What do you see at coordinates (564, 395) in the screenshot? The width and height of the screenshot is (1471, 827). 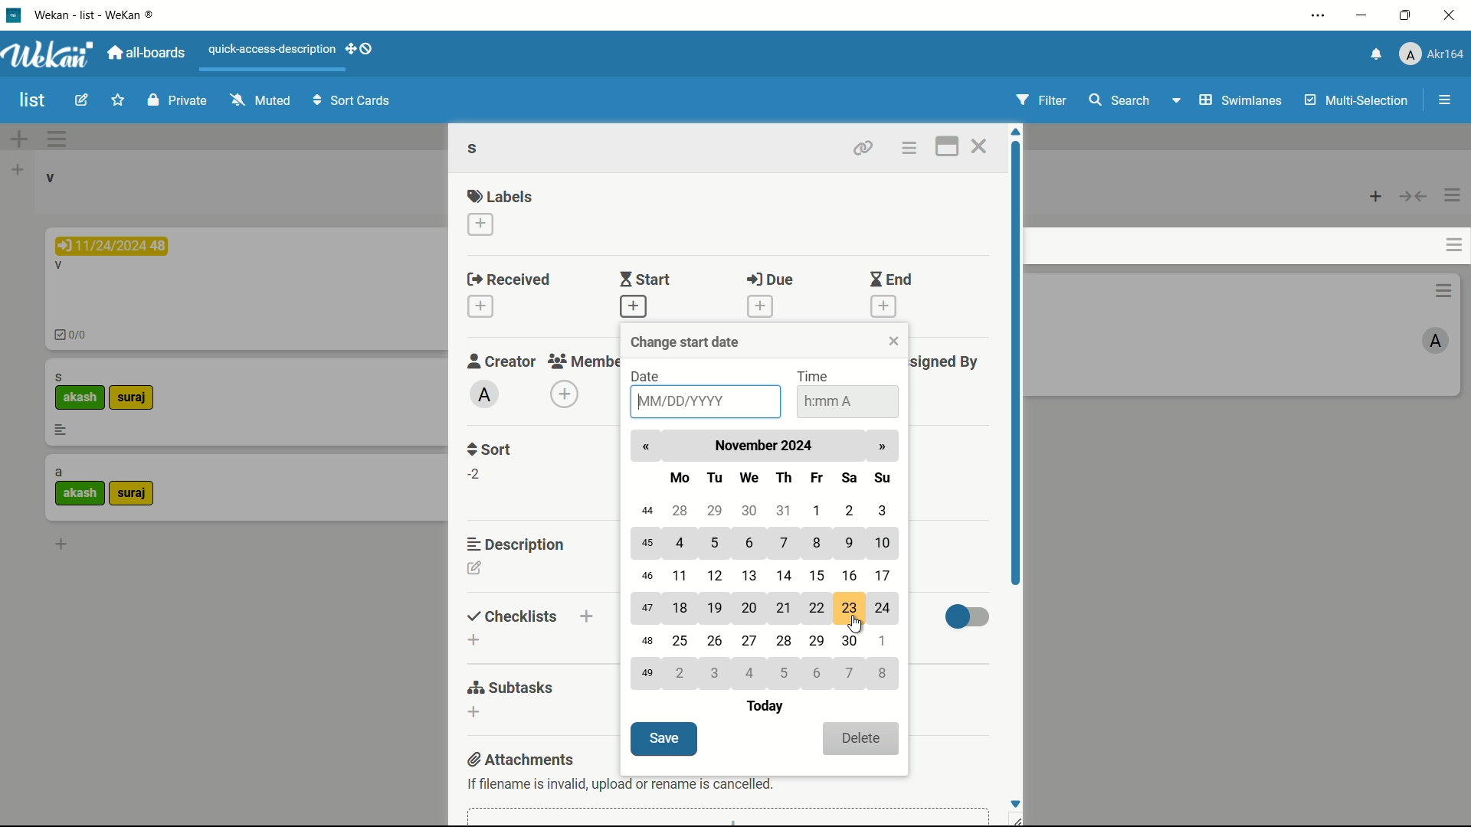 I see `add member` at bounding box center [564, 395].